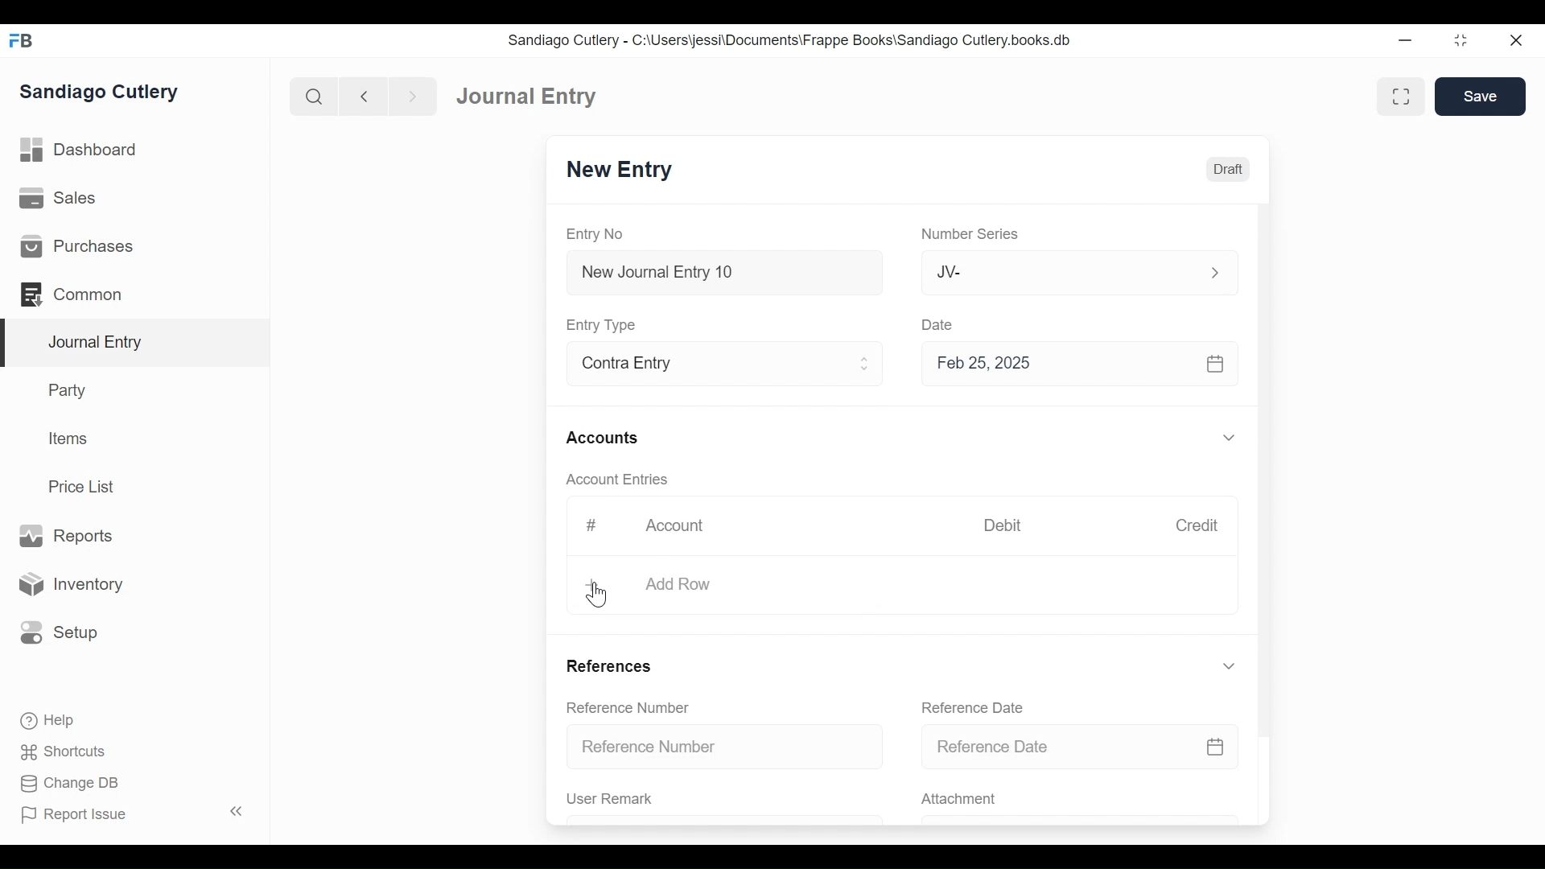 This screenshot has width=1545, height=869. What do you see at coordinates (315, 96) in the screenshot?
I see `Search` at bounding box center [315, 96].